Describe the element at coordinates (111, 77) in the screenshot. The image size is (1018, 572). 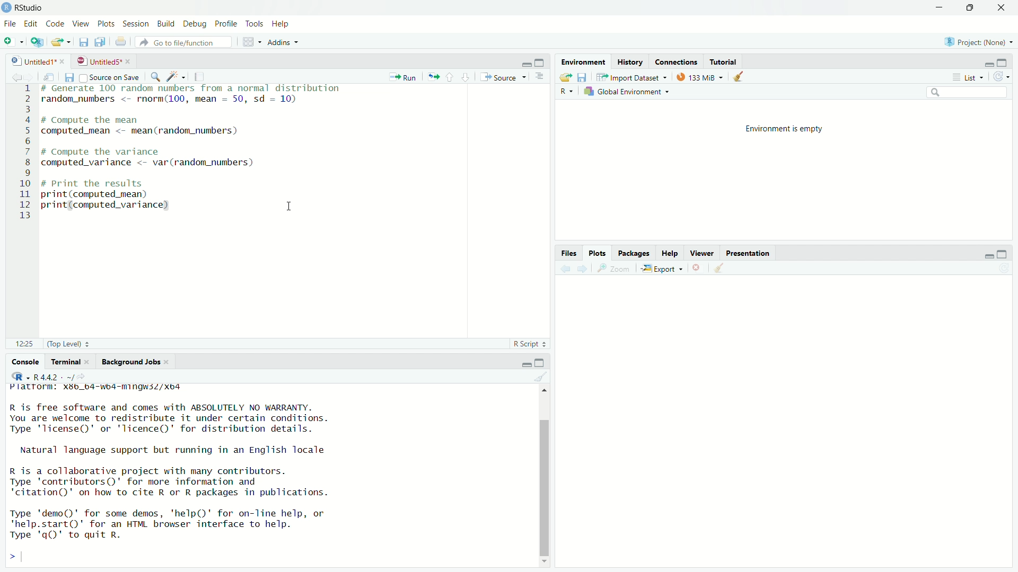
I see `source on save` at that location.